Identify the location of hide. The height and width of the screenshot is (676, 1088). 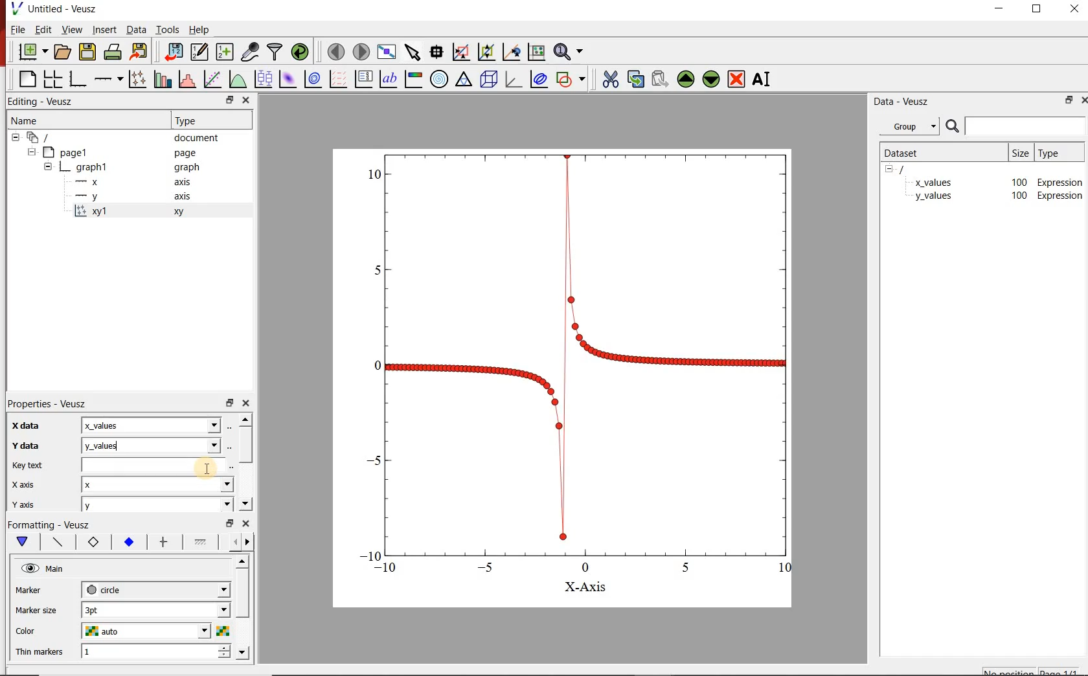
(893, 170).